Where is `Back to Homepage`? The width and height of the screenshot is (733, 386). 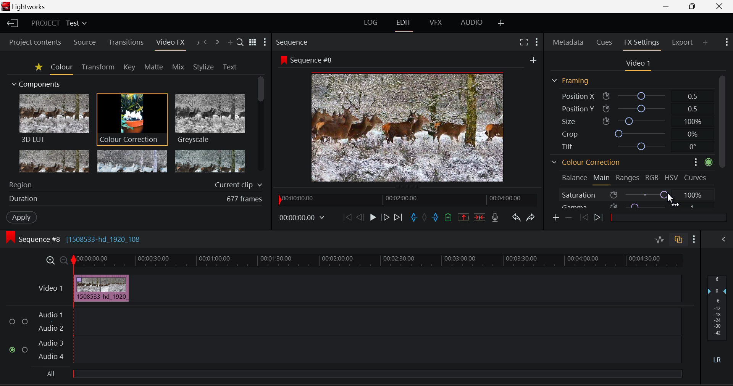
Back to Homepage is located at coordinates (11, 24).